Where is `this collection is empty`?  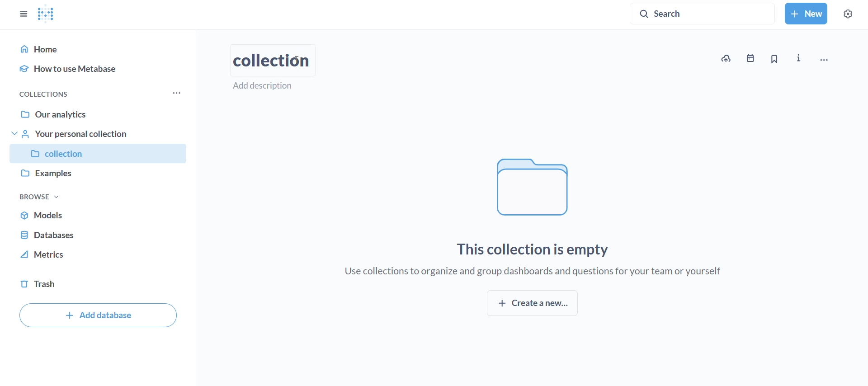 this collection is empty is located at coordinates (535, 249).